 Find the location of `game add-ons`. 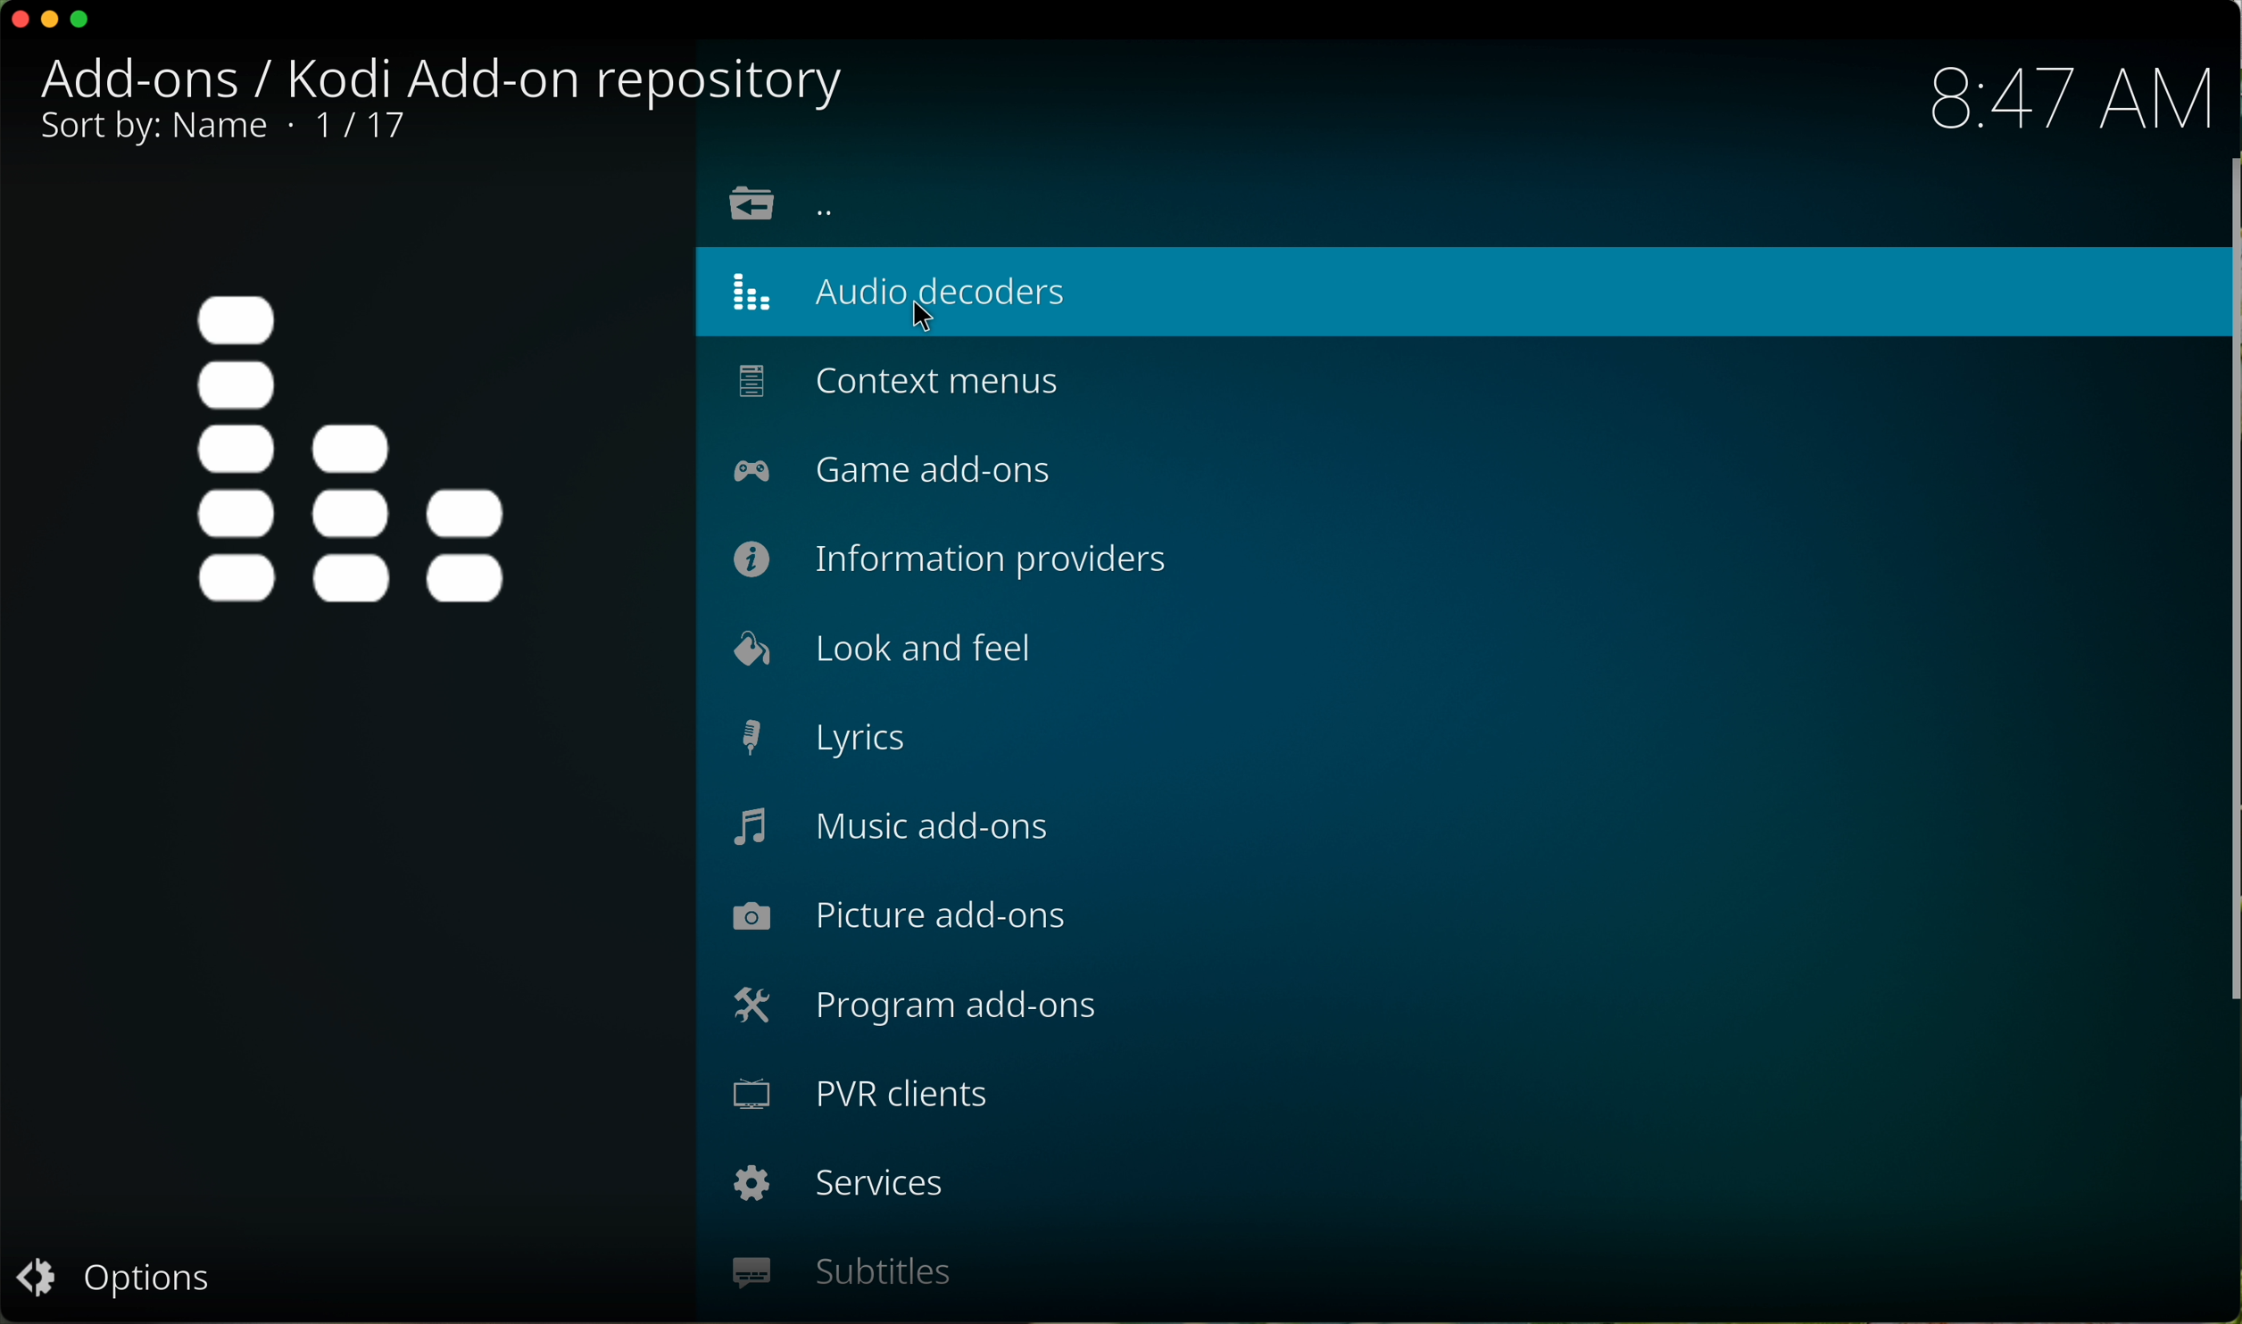

game add-ons is located at coordinates (905, 470).